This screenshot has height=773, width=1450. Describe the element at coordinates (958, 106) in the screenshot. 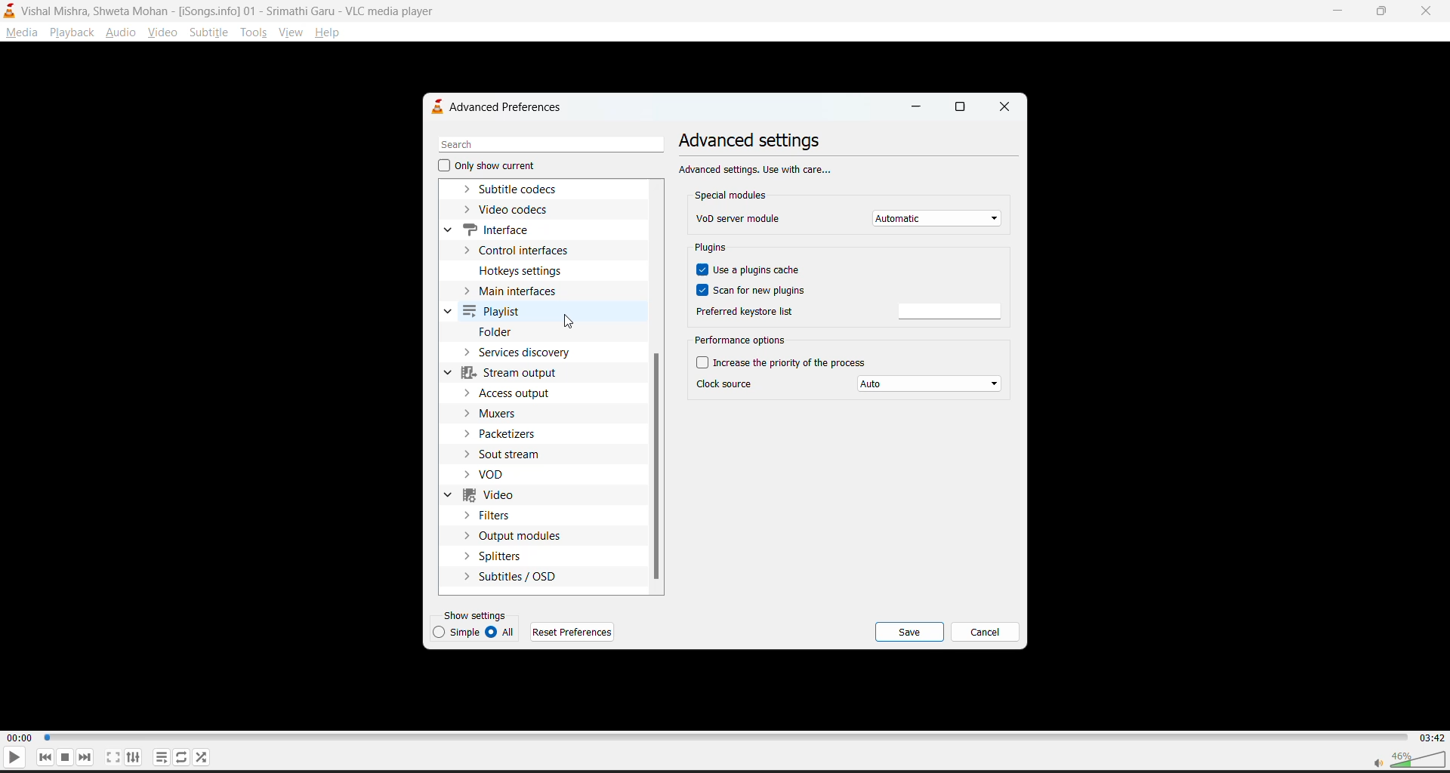

I see `maximize` at that location.